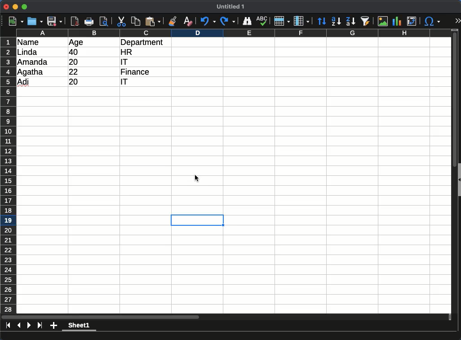  I want to click on paste, so click(153, 21).